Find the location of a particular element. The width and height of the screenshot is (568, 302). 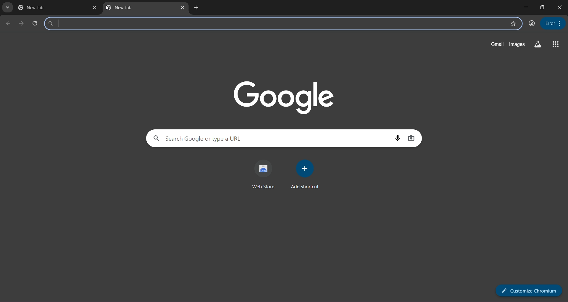

close is located at coordinates (559, 7).